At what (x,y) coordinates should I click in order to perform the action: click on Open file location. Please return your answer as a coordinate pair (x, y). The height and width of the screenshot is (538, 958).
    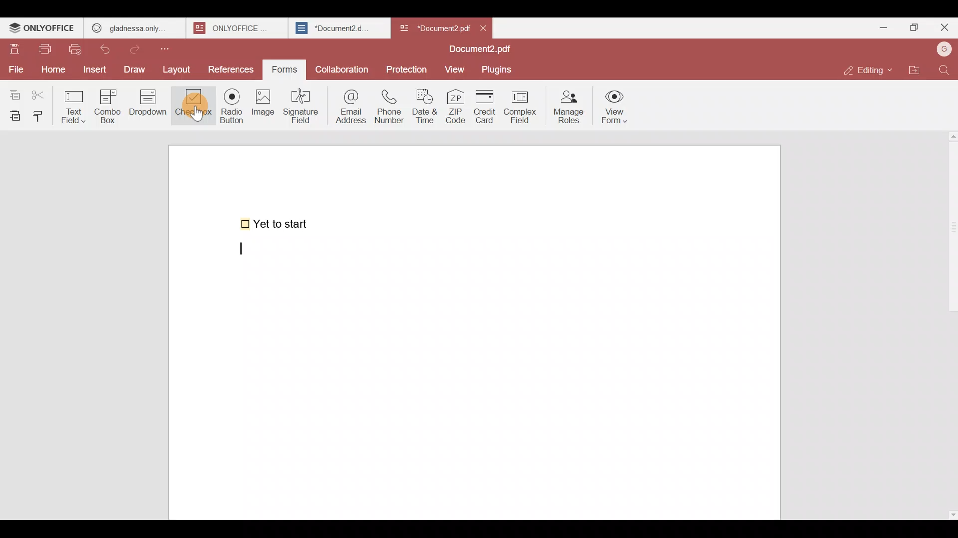
    Looking at the image, I should click on (914, 69).